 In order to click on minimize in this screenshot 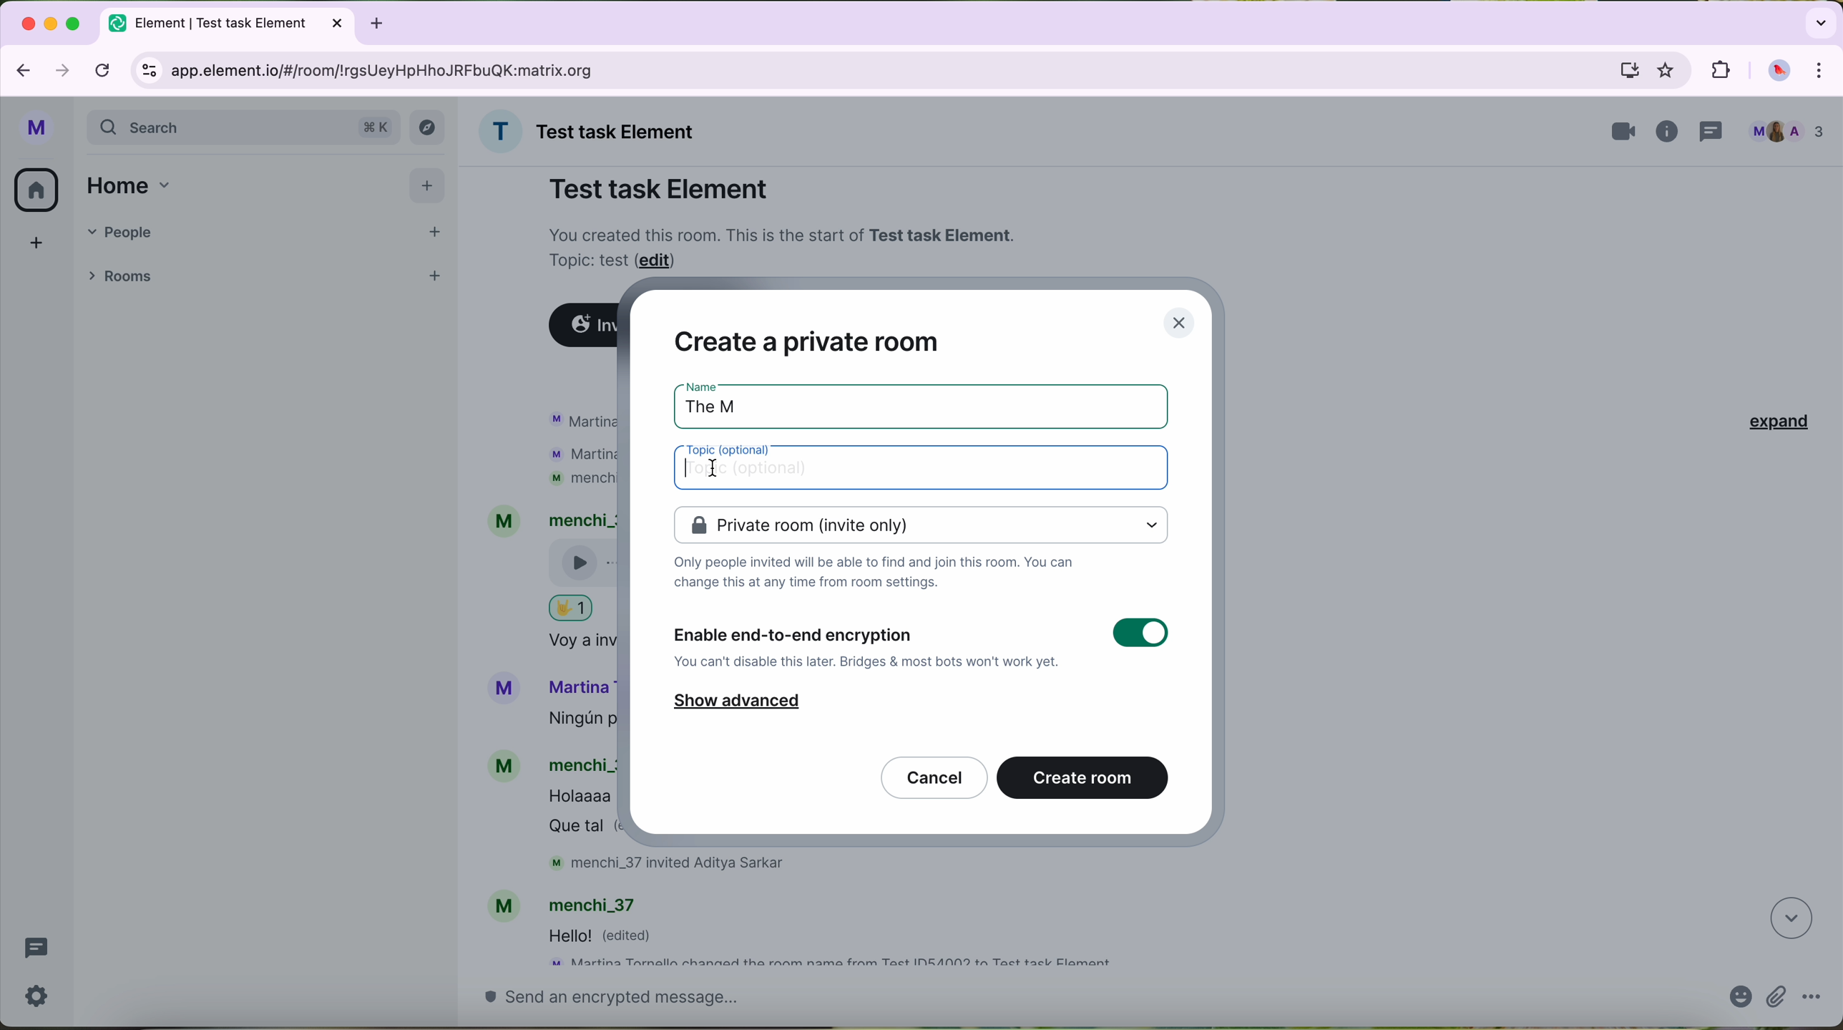, I will do `click(53, 24)`.